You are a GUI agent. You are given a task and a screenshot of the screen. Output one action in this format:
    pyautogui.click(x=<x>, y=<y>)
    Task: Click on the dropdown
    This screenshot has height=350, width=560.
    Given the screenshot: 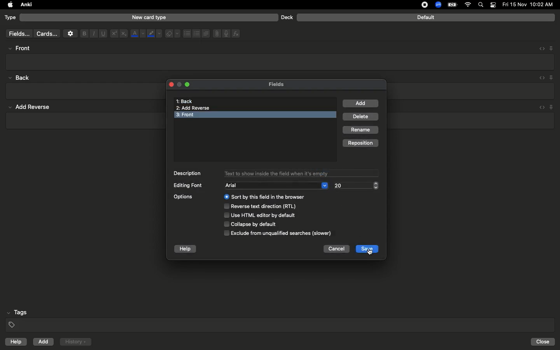 What is the action you would take?
    pyautogui.click(x=325, y=185)
    